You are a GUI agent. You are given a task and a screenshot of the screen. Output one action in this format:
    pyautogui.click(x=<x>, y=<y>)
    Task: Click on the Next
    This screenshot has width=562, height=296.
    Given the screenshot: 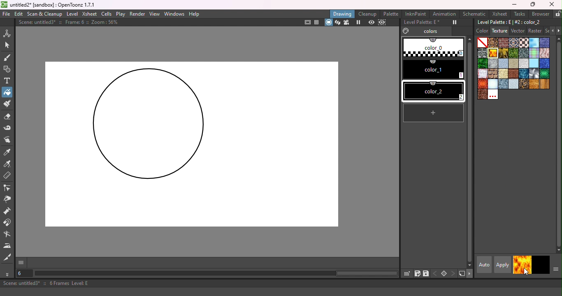 What is the action you would take?
    pyautogui.click(x=558, y=31)
    